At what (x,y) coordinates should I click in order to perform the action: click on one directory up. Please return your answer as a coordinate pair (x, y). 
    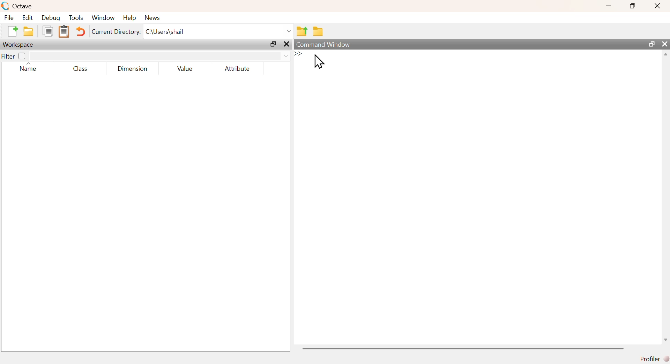
    Looking at the image, I should click on (302, 31).